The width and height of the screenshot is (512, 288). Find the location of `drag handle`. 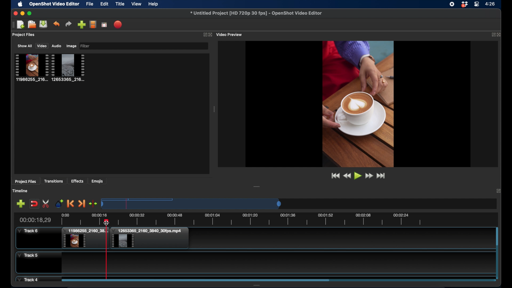

drag handle is located at coordinates (214, 109).